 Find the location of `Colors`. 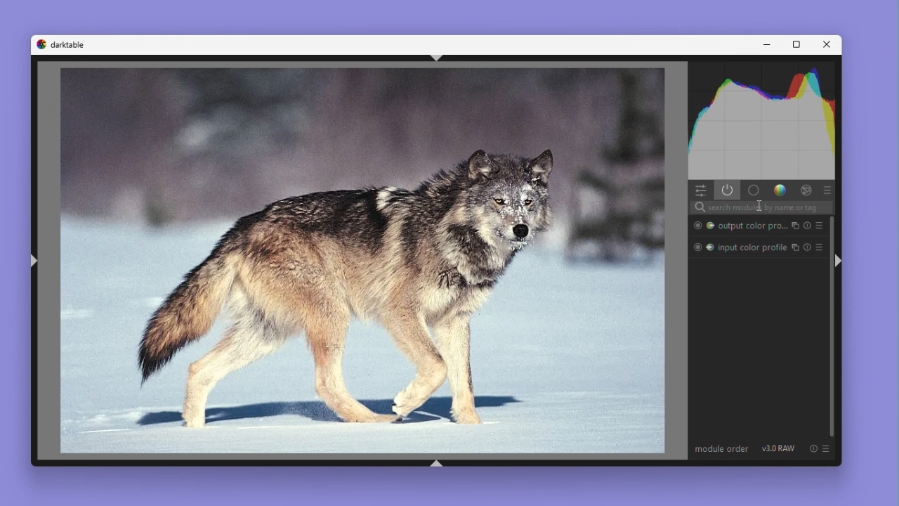

Colors is located at coordinates (780, 190).